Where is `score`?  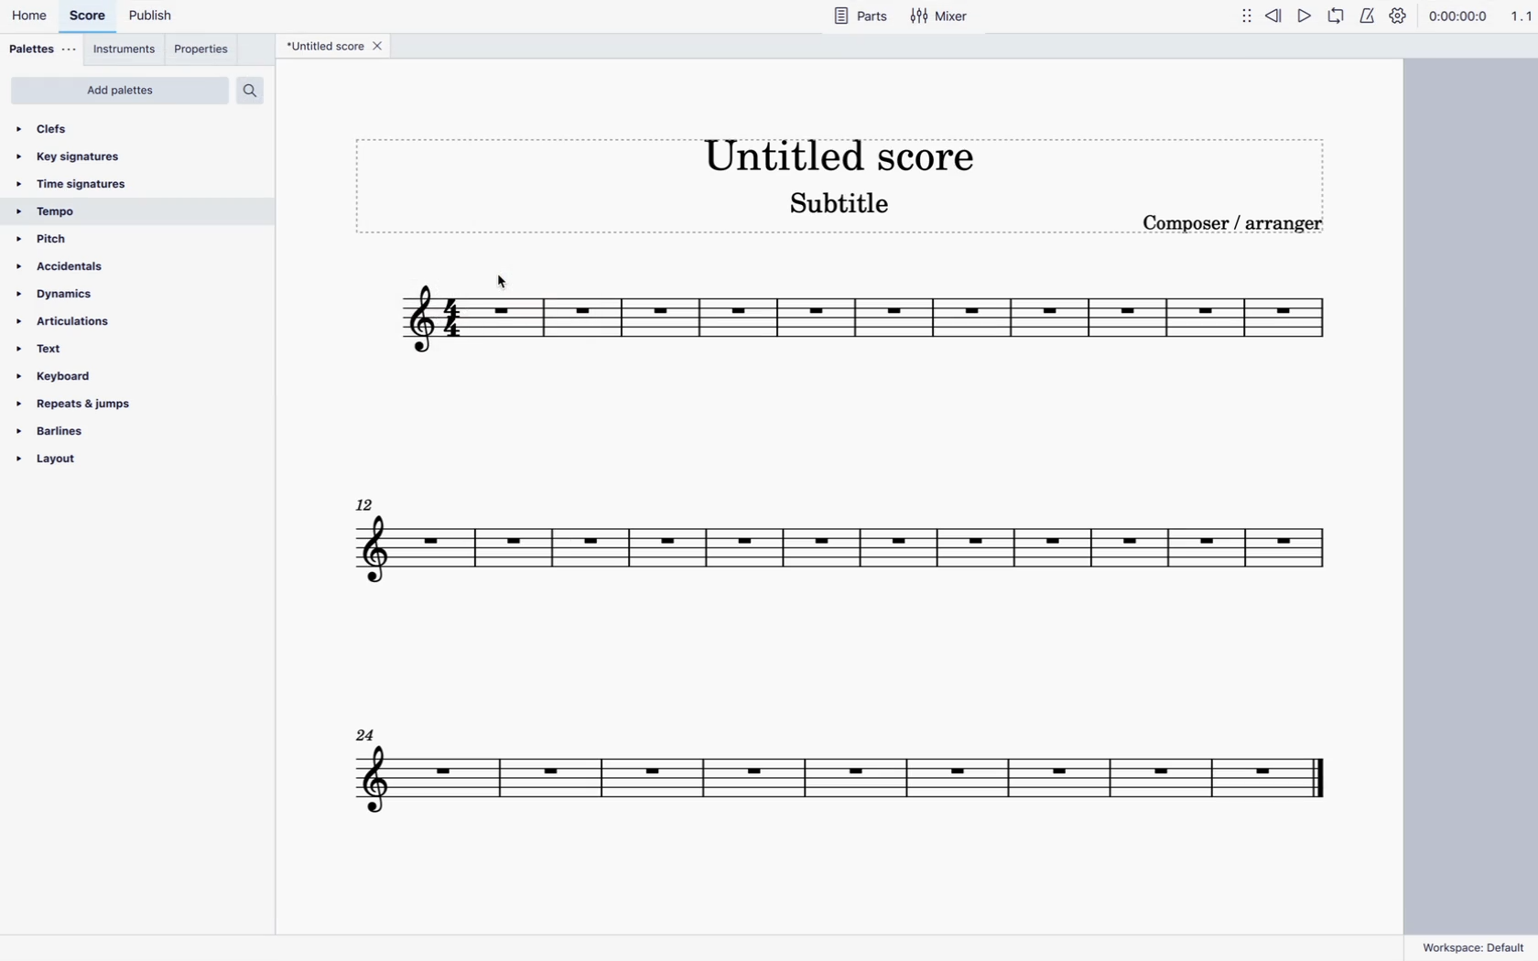 score is located at coordinates (92, 19).